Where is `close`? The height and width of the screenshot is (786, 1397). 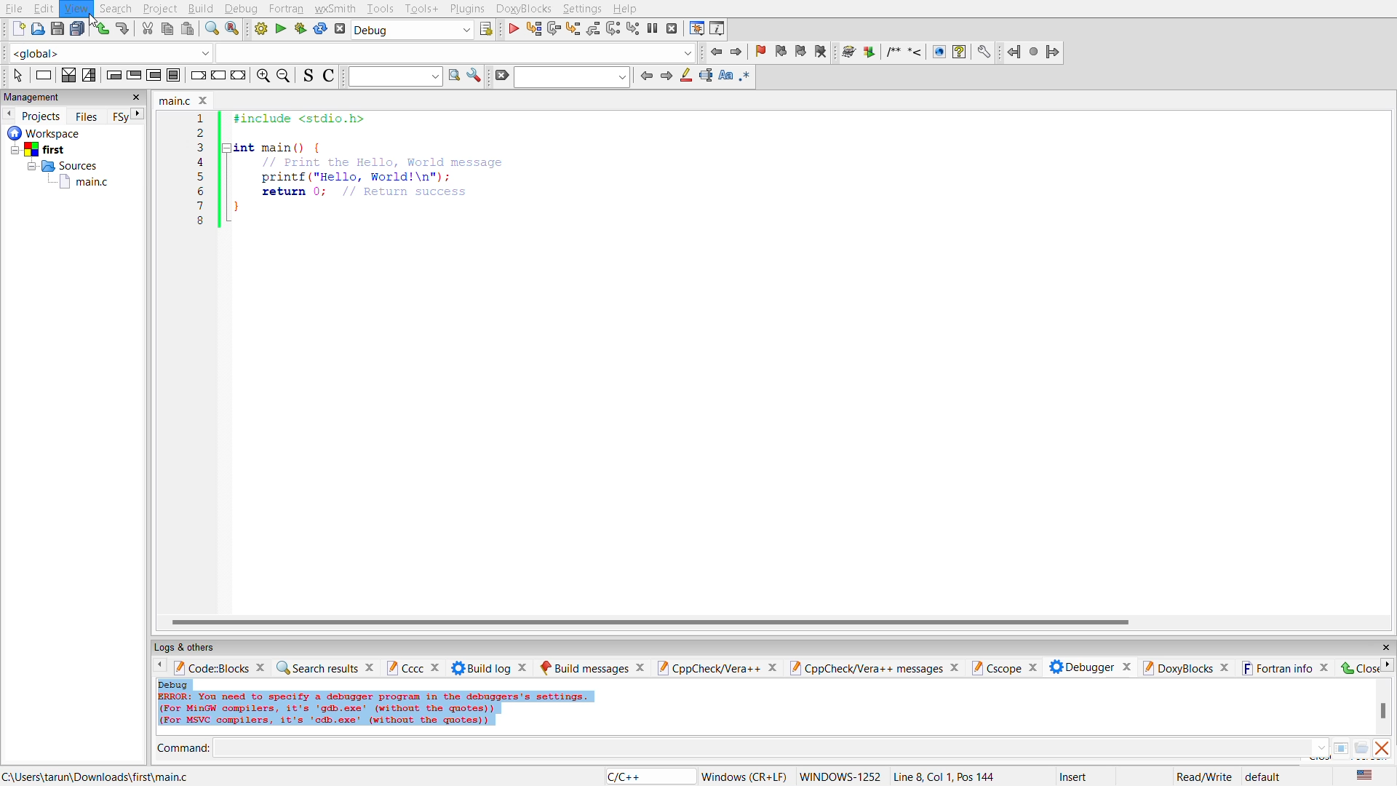
close is located at coordinates (1383, 648).